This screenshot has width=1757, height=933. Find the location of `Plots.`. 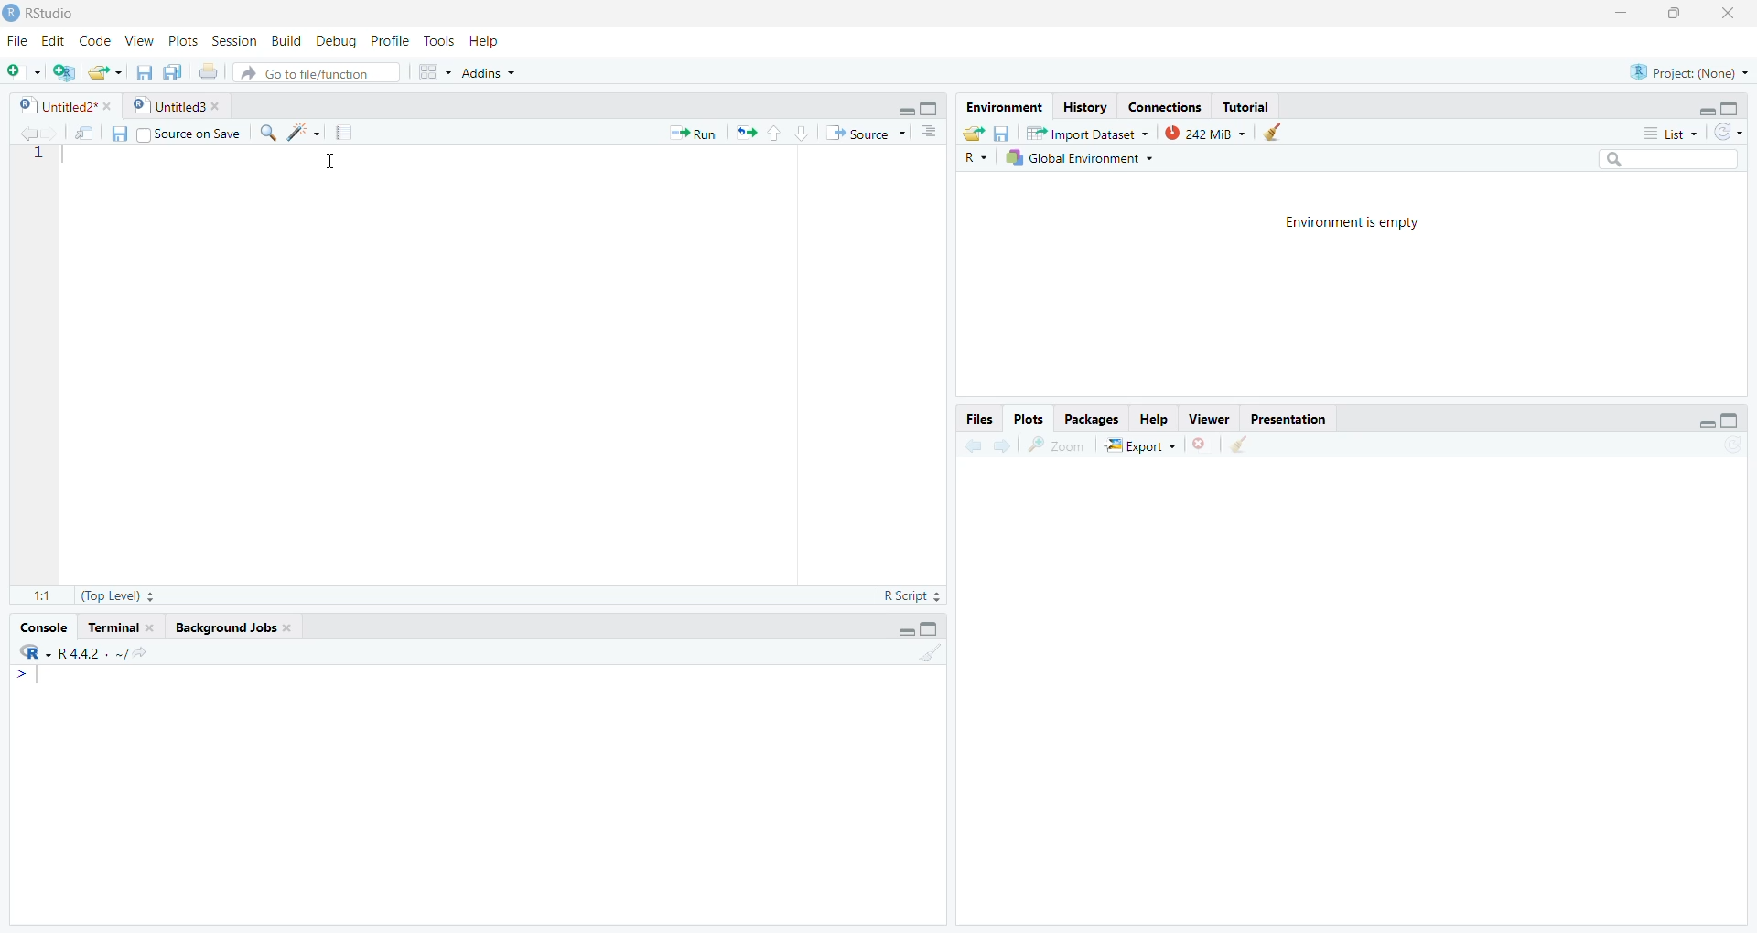

Plots. is located at coordinates (1029, 418).